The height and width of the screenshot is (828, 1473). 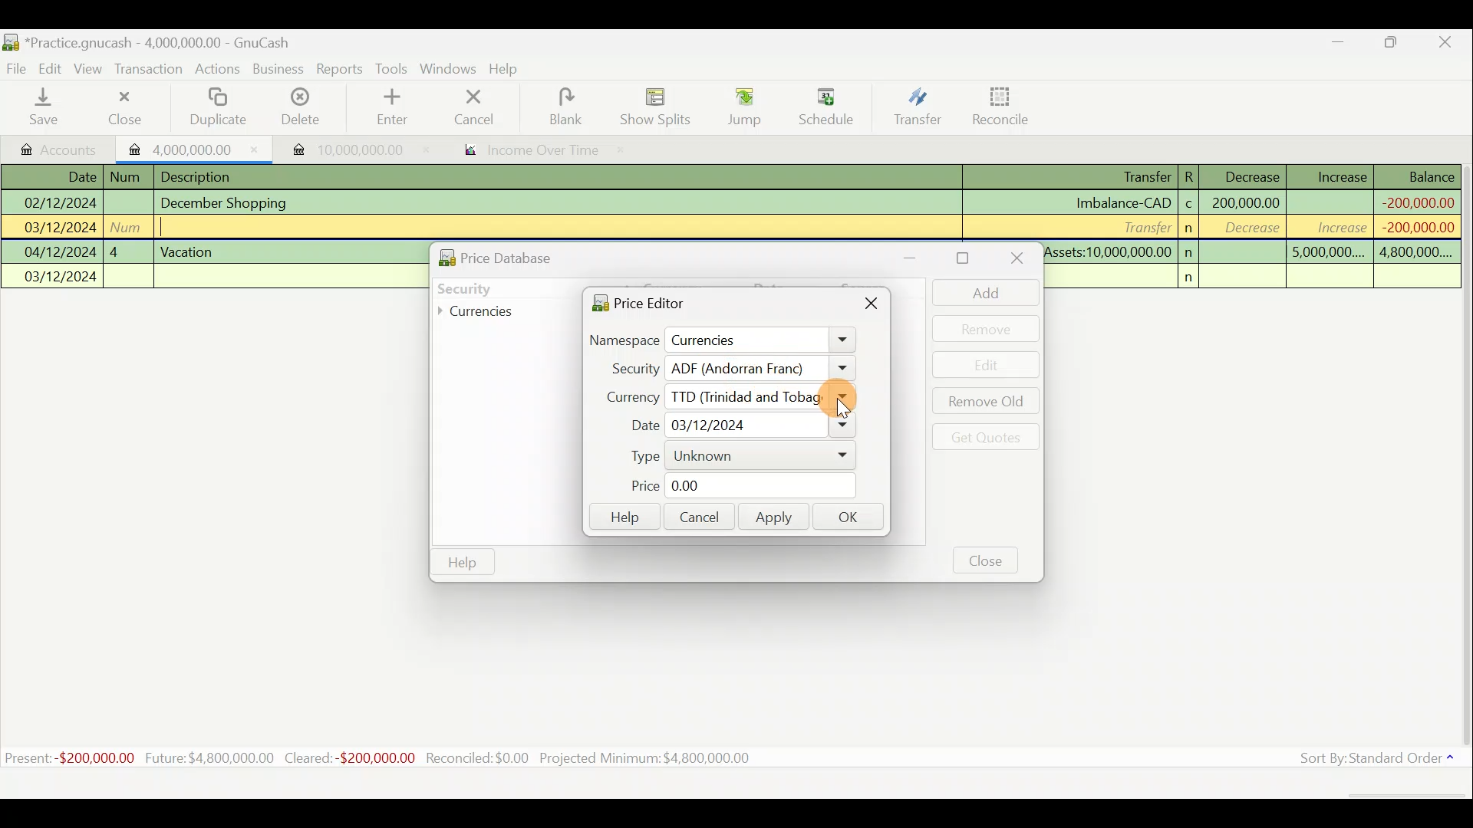 What do you see at coordinates (627, 368) in the screenshot?
I see `Security` at bounding box center [627, 368].